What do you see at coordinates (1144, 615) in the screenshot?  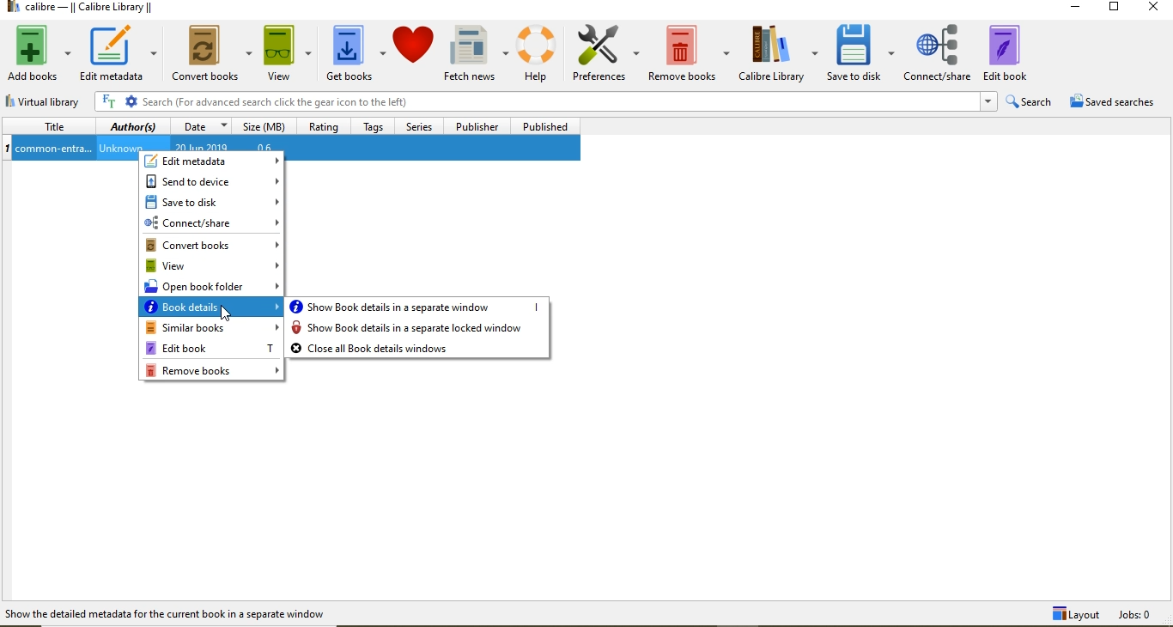 I see `Jobs: 0` at bounding box center [1144, 615].